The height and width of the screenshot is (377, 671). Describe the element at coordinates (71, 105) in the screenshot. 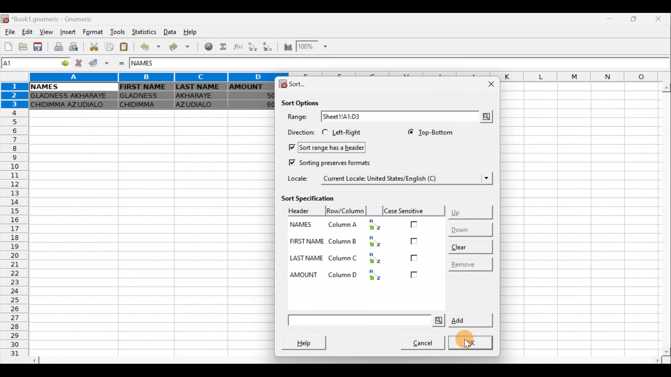

I see `CHIDIMMA AZUDIALO` at that location.